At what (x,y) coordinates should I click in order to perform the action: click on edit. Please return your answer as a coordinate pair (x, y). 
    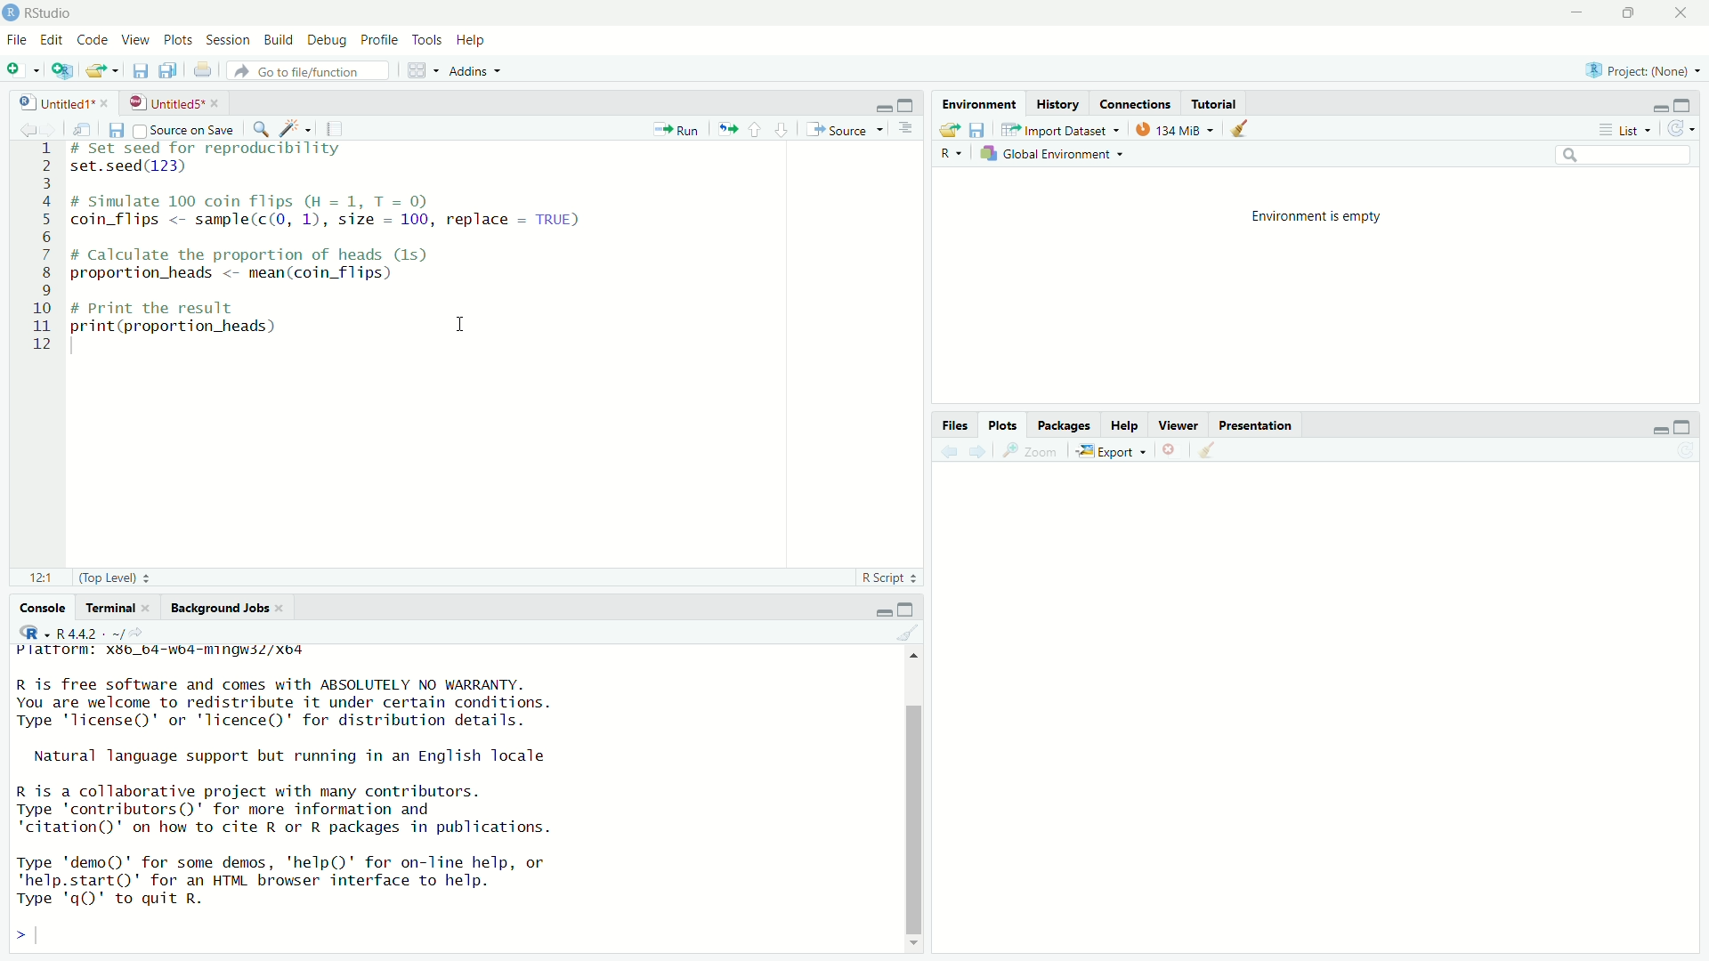
    Looking at the image, I should click on (53, 38).